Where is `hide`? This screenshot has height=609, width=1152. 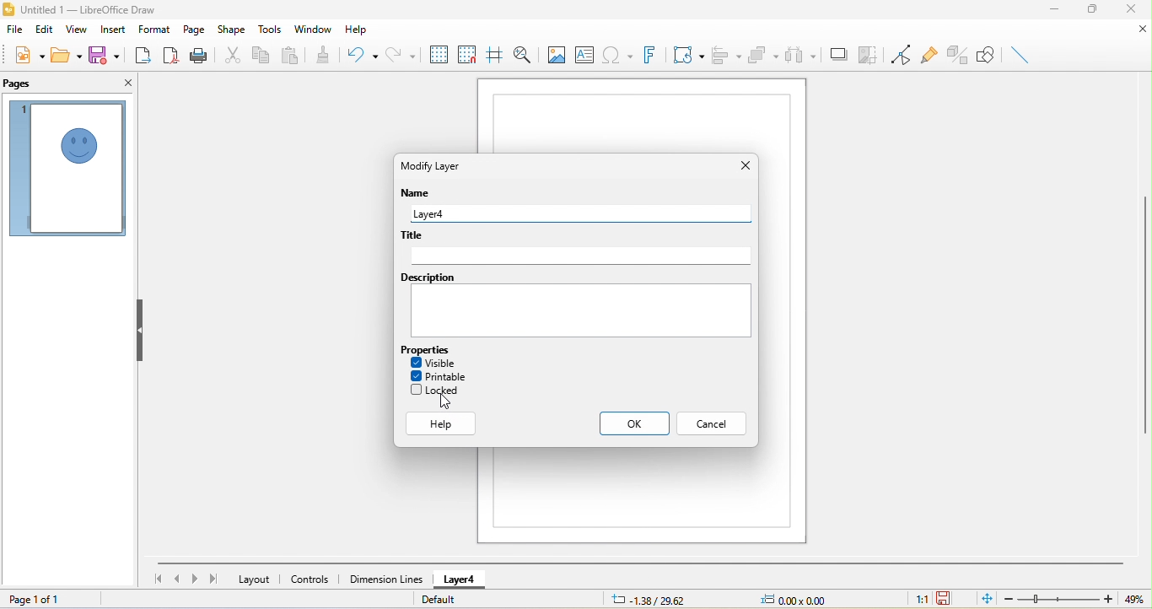 hide is located at coordinates (142, 331).